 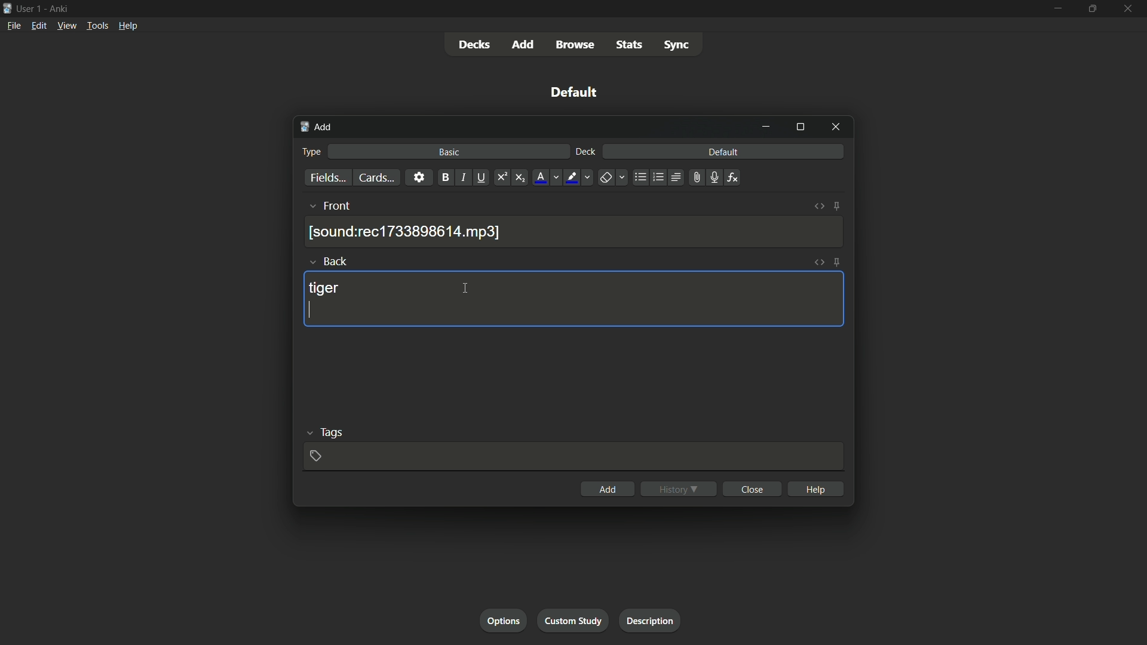 What do you see at coordinates (711, 178) in the screenshot?
I see `record audio` at bounding box center [711, 178].